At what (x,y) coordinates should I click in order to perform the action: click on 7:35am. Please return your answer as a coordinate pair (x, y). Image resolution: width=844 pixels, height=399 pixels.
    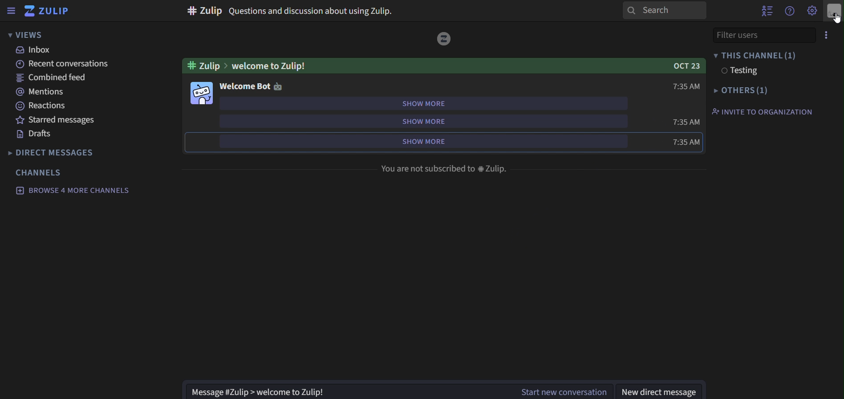
    Looking at the image, I should click on (688, 87).